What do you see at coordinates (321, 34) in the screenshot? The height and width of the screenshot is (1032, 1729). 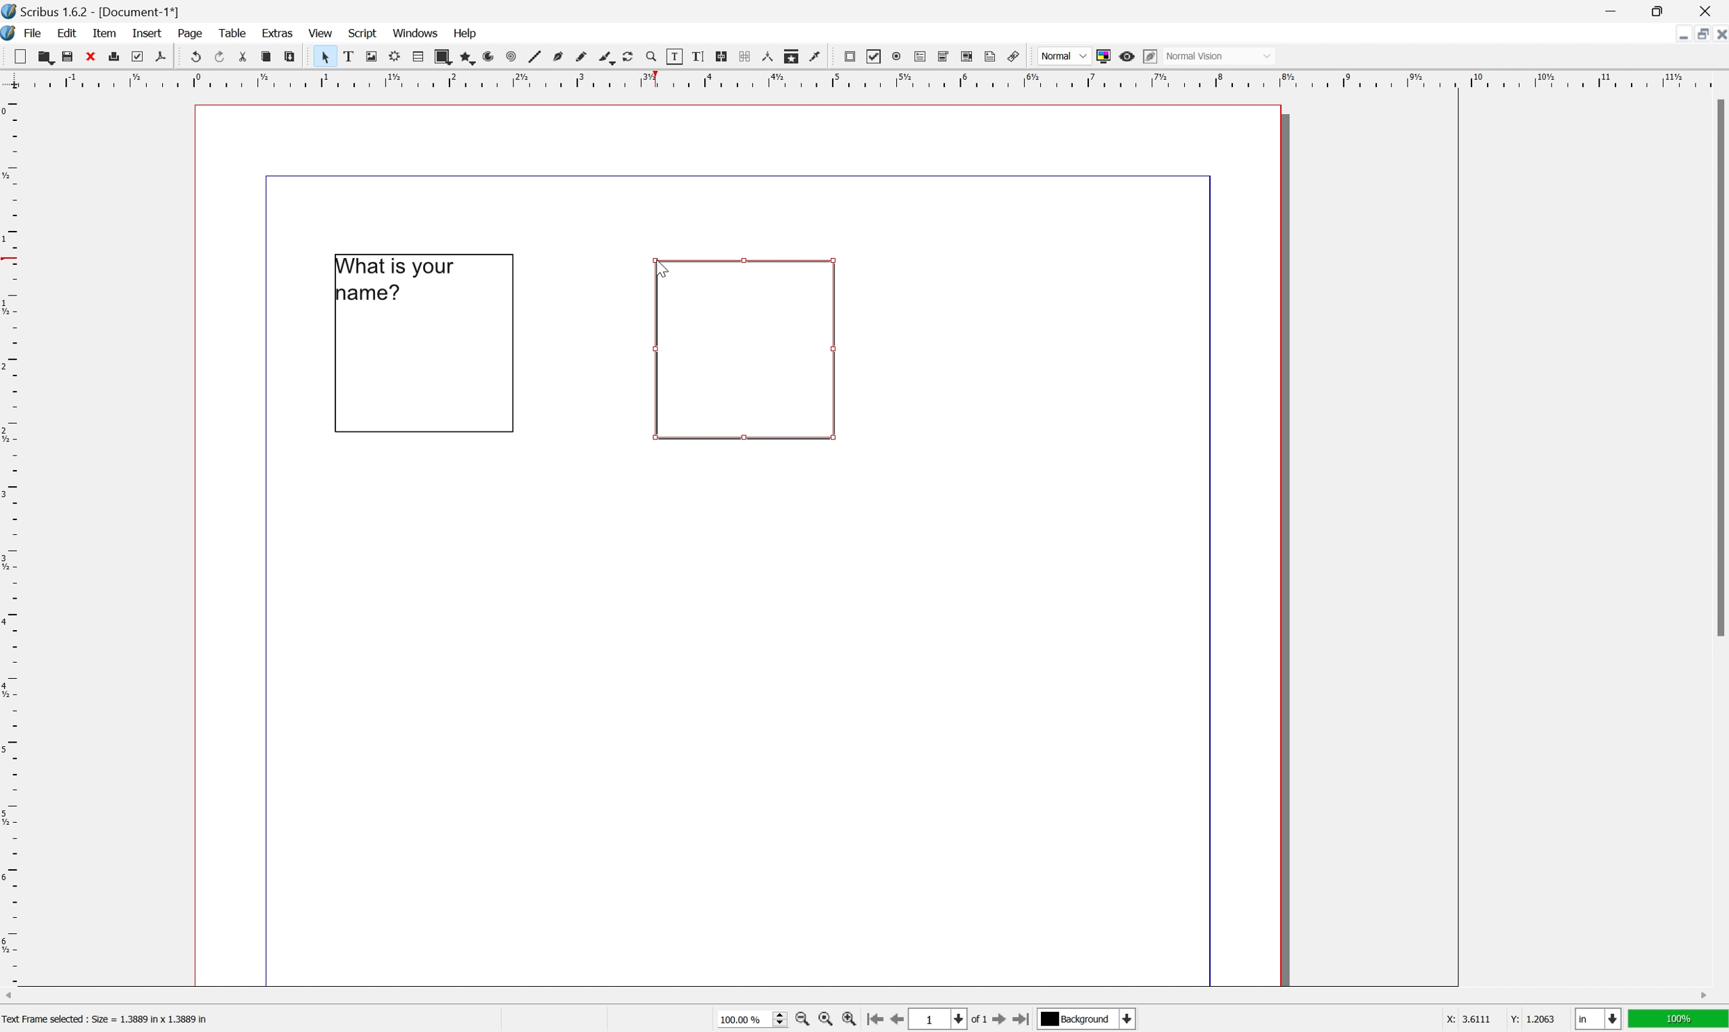 I see `view` at bounding box center [321, 34].